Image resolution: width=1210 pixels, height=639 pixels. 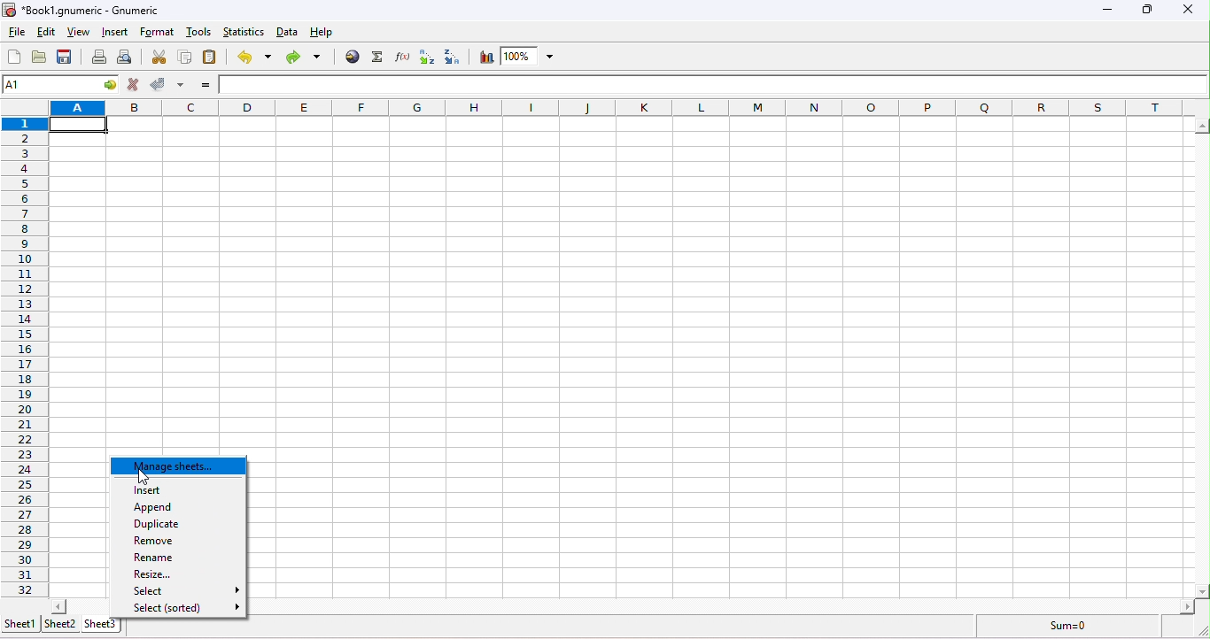 What do you see at coordinates (182, 58) in the screenshot?
I see `copy` at bounding box center [182, 58].